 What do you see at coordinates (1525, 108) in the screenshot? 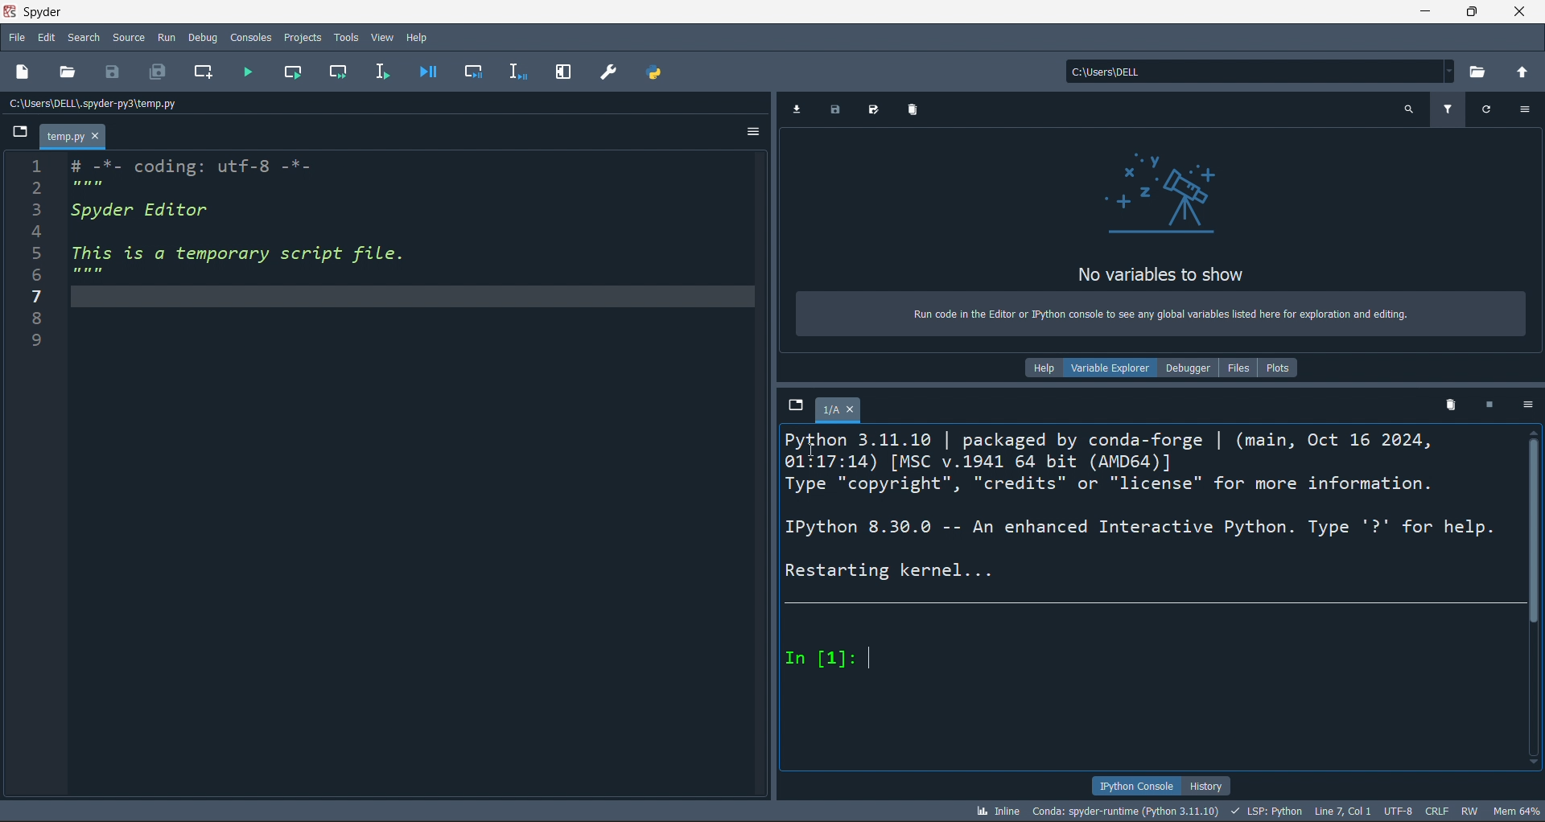
I see `more options` at bounding box center [1525, 108].